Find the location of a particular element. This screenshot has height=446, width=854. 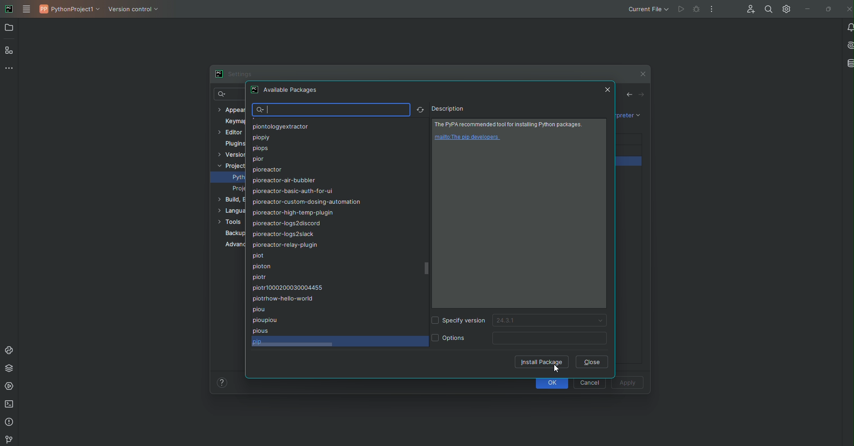

Backup and Sync is located at coordinates (234, 233).